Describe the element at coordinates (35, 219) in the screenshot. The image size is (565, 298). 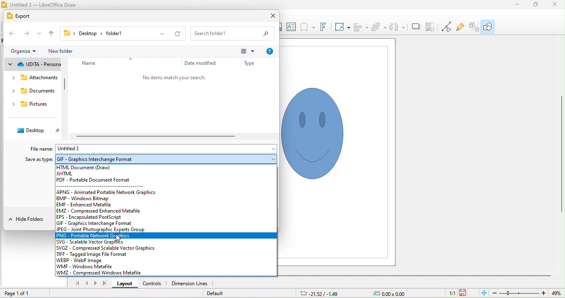
I see `hide folders` at that location.